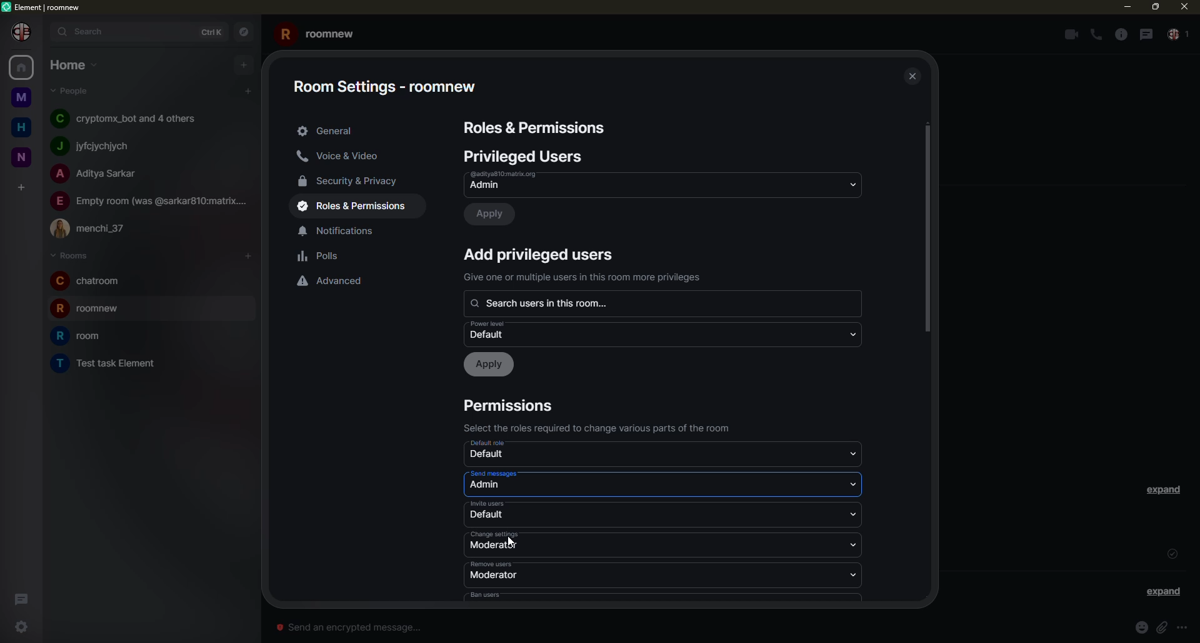 Image resolution: width=1200 pixels, height=643 pixels. I want to click on remove, so click(494, 564).